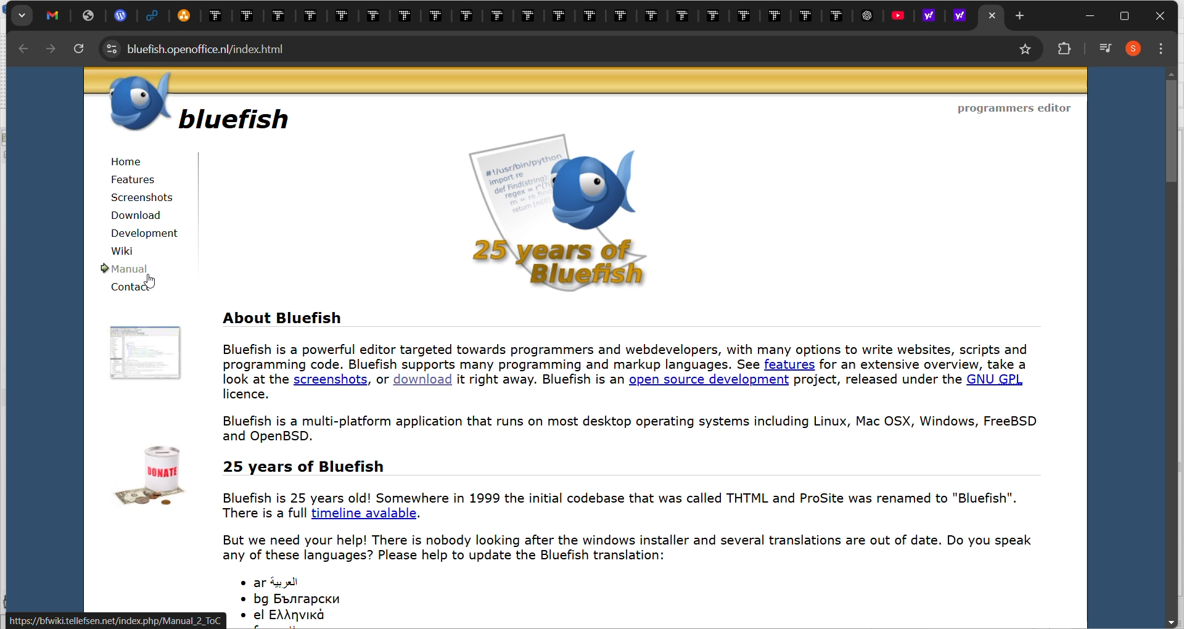 Image resolution: width=1184 pixels, height=629 pixels. What do you see at coordinates (1140, 49) in the screenshot?
I see `profile` at bounding box center [1140, 49].